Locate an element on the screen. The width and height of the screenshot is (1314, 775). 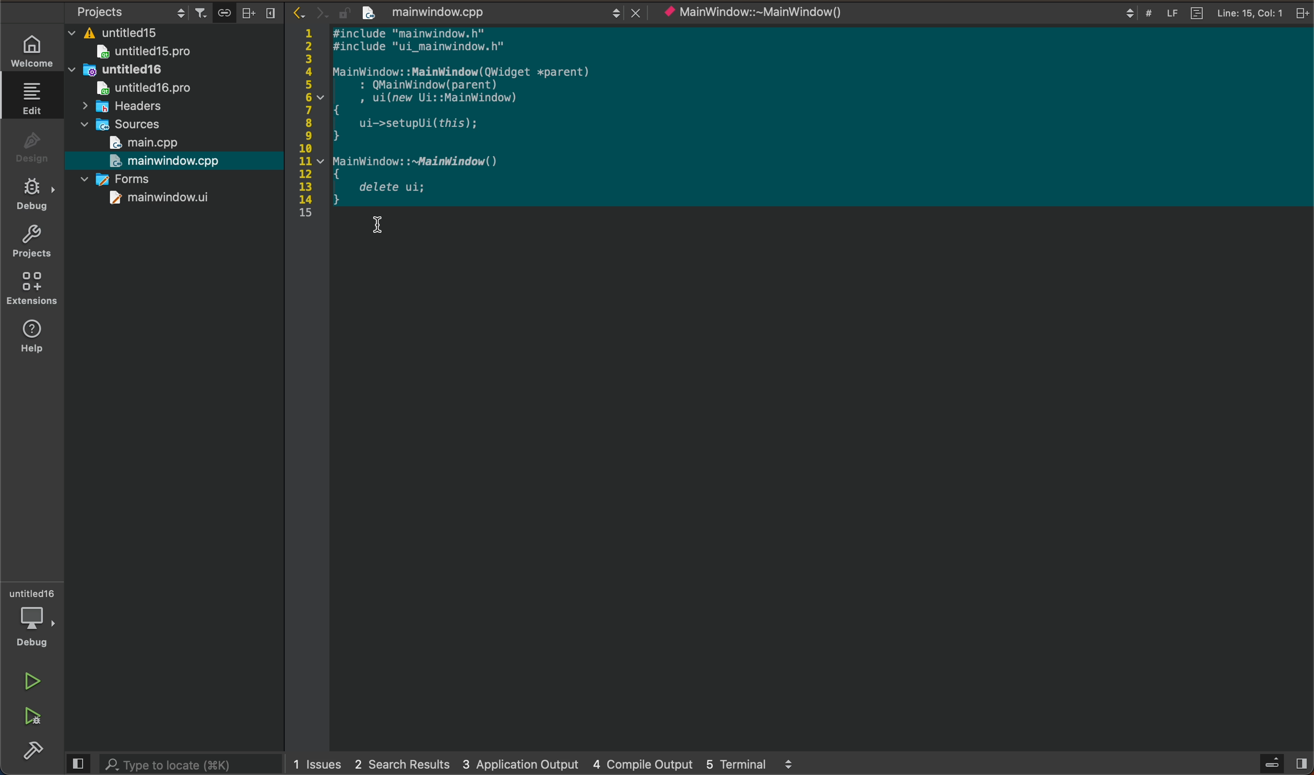
Next is located at coordinates (321, 11).